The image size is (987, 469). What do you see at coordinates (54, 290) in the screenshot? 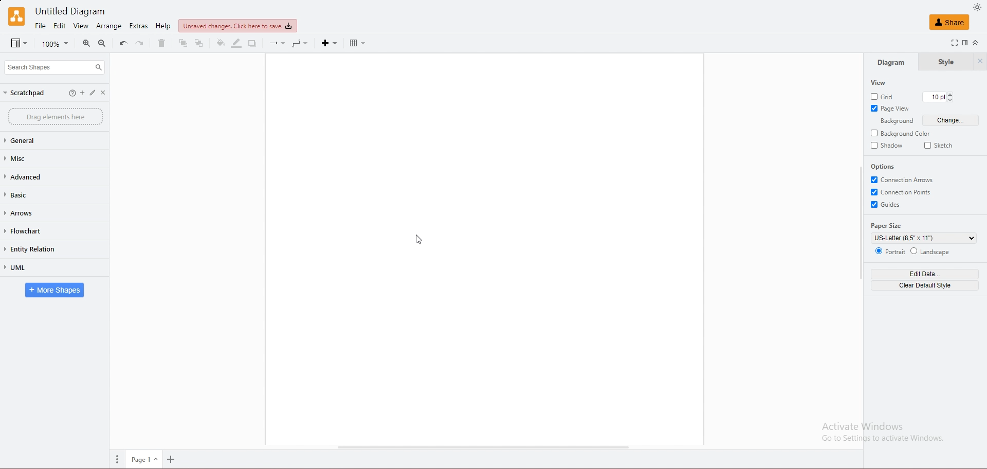
I see `more shapes` at bounding box center [54, 290].